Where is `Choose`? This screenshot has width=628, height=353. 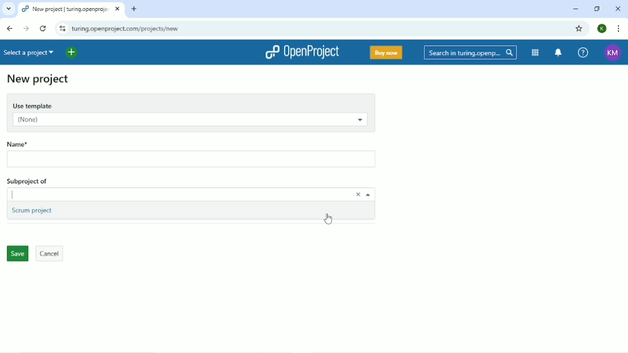
Choose is located at coordinates (369, 195).